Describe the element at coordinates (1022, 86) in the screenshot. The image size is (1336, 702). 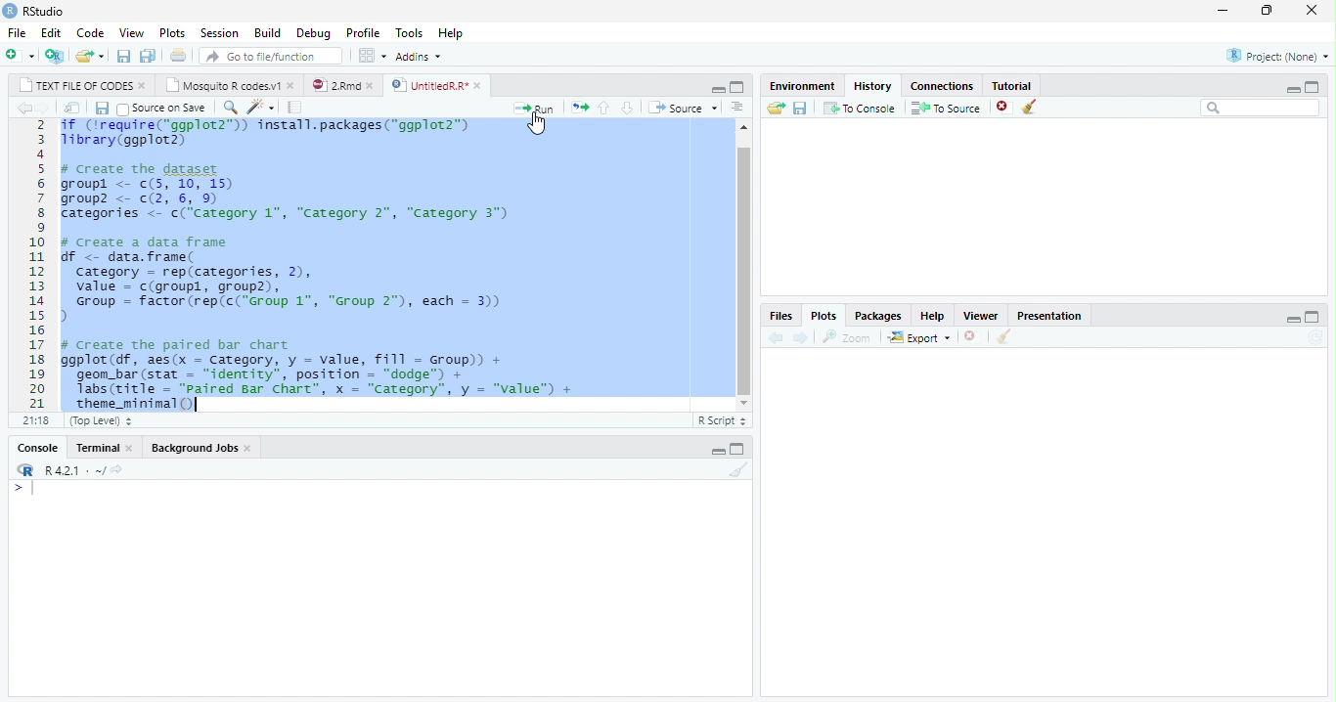
I see `tutorial` at that location.